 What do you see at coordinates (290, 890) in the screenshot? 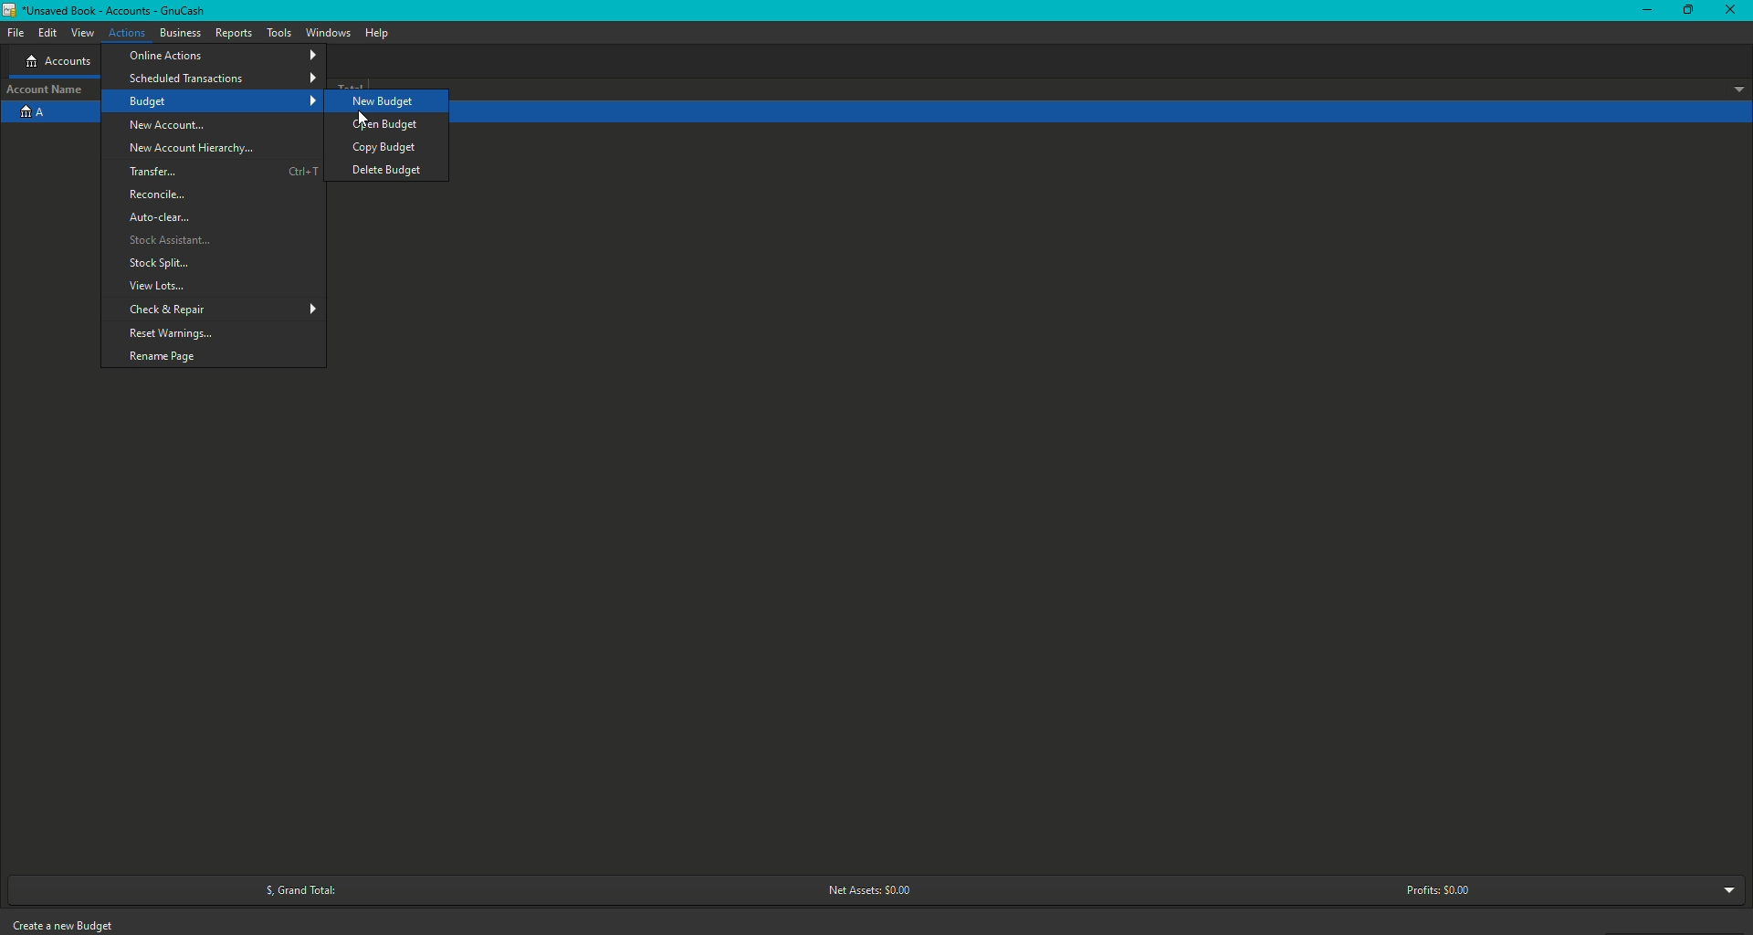
I see `Grand Total` at bounding box center [290, 890].